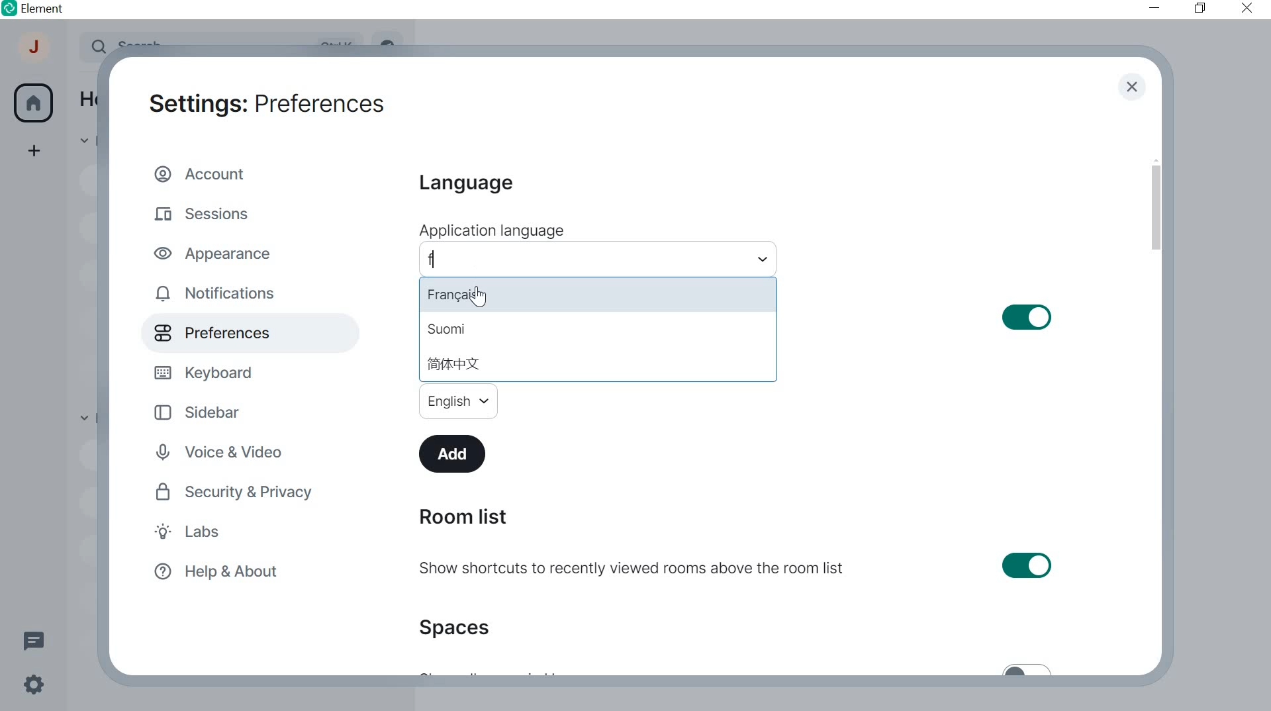 The image size is (1271, 711). What do you see at coordinates (204, 173) in the screenshot?
I see `ACCOUNT` at bounding box center [204, 173].